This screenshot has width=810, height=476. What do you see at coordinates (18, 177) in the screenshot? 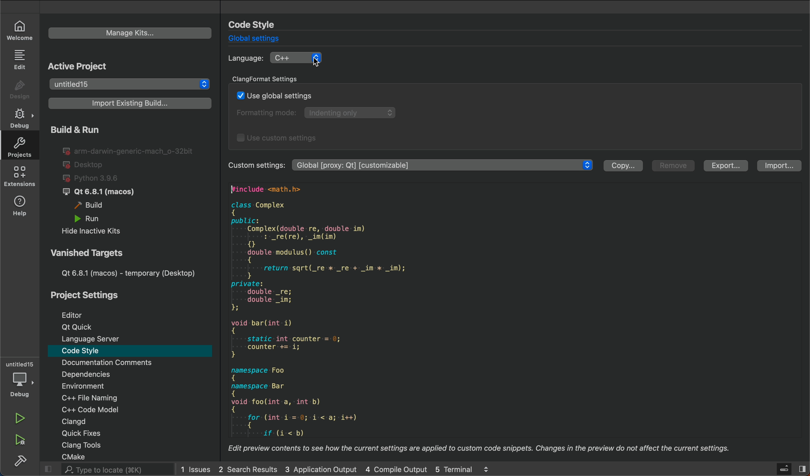
I see `extensions` at bounding box center [18, 177].